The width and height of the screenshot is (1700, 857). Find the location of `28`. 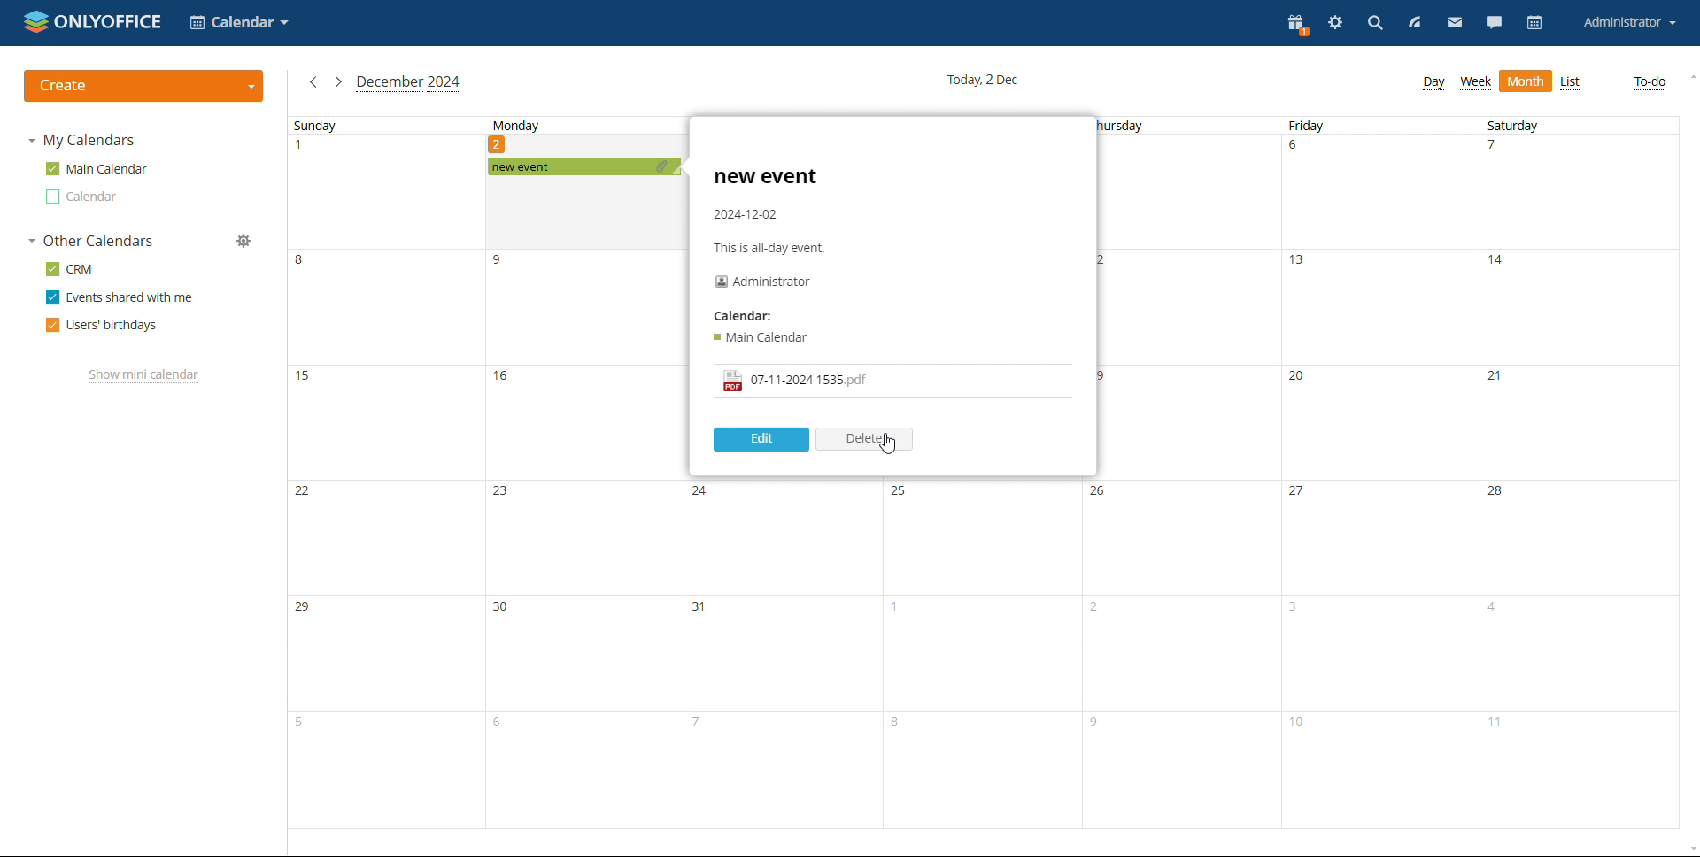

28 is located at coordinates (1500, 493).